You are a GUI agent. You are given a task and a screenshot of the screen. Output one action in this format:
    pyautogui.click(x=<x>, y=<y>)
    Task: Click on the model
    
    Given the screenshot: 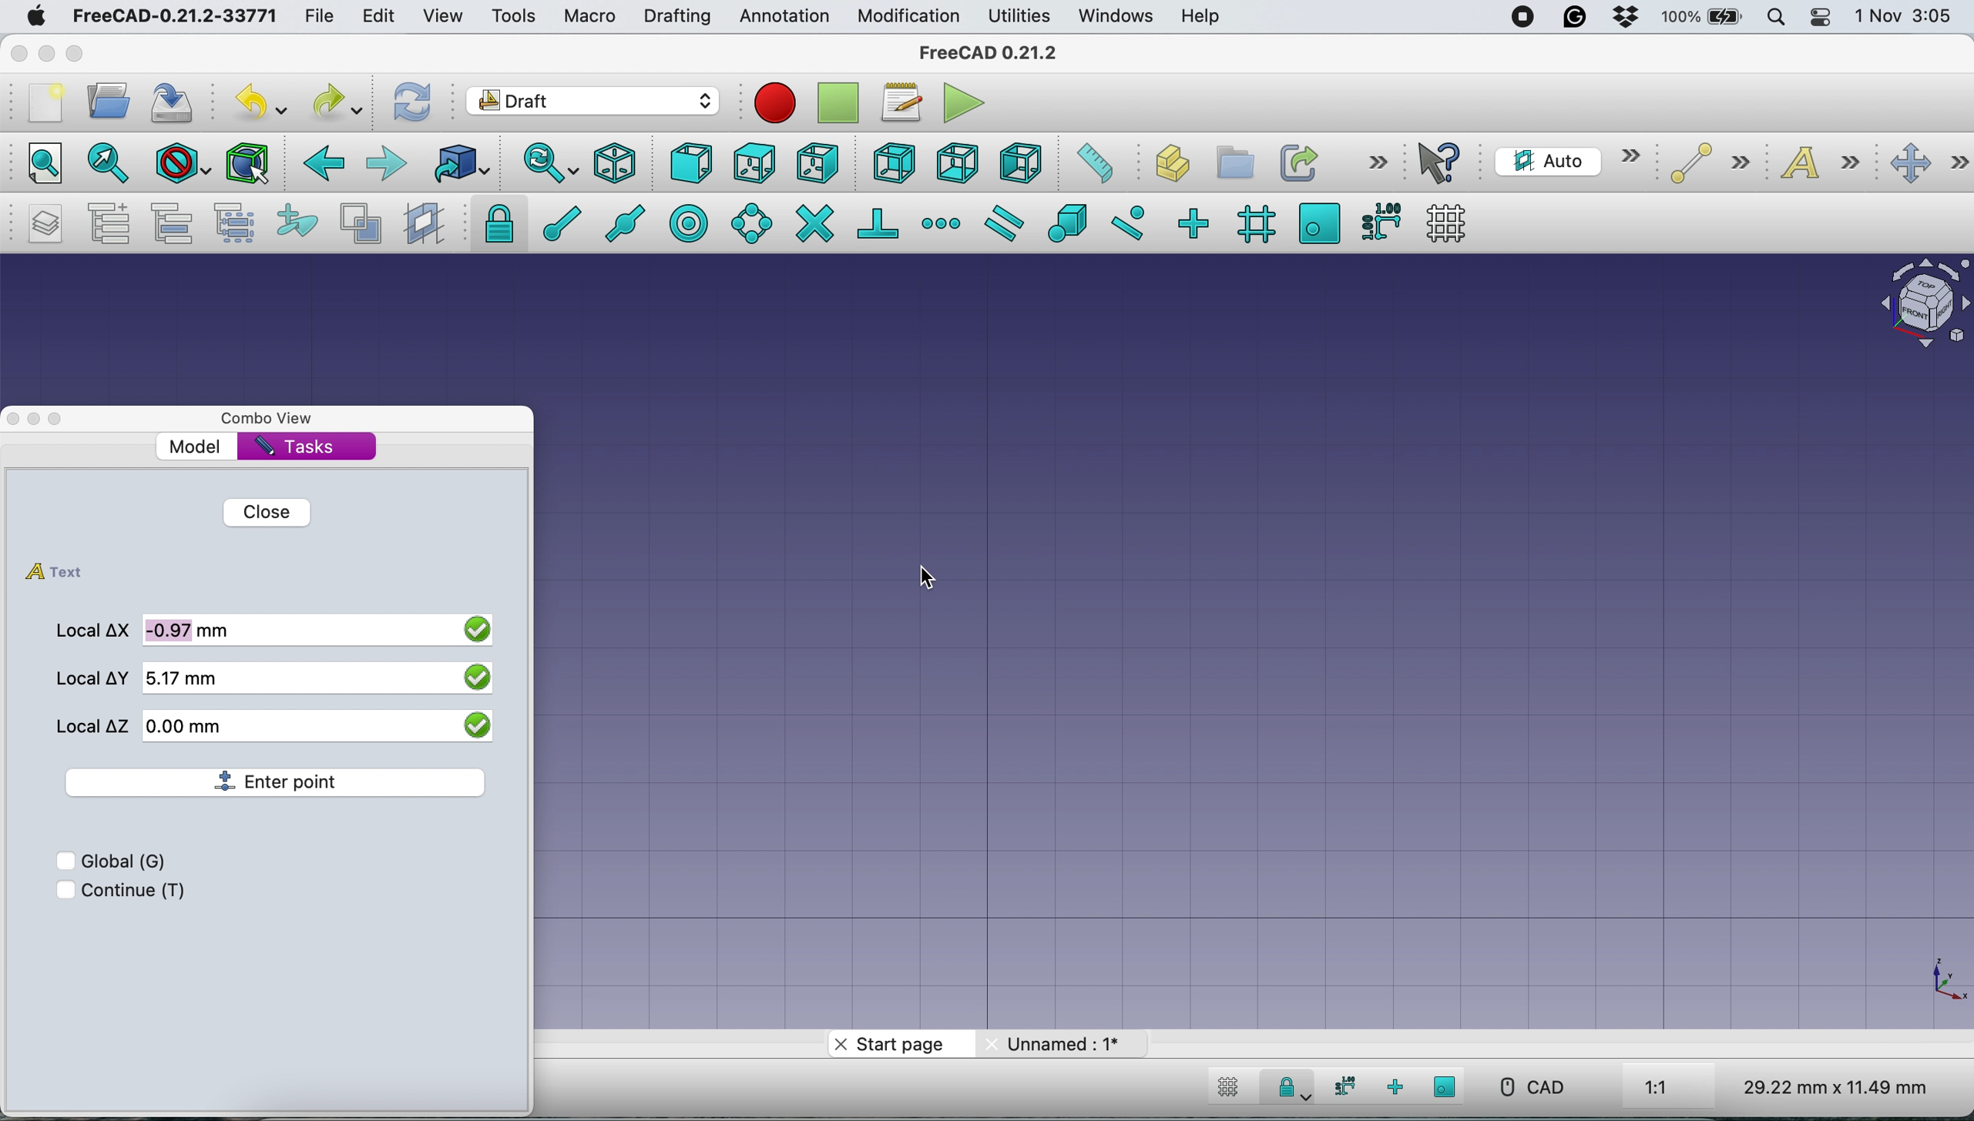 What is the action you would take?
    pyautogui.click(x=198, y=447)
    